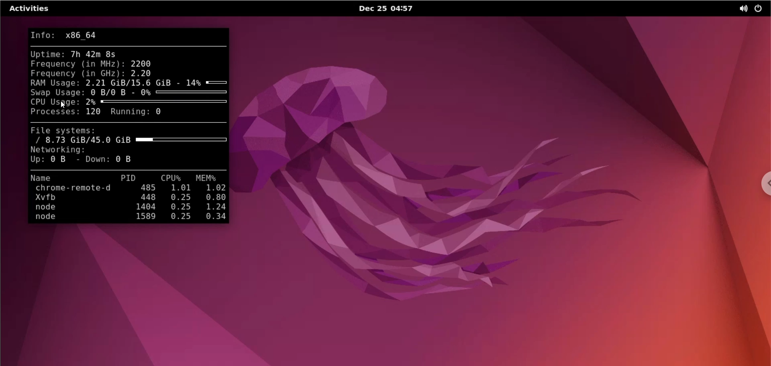  What do you see at coordinates (143, 63) in the screenshot?
I see `2200` at bounding box center [143, 63].